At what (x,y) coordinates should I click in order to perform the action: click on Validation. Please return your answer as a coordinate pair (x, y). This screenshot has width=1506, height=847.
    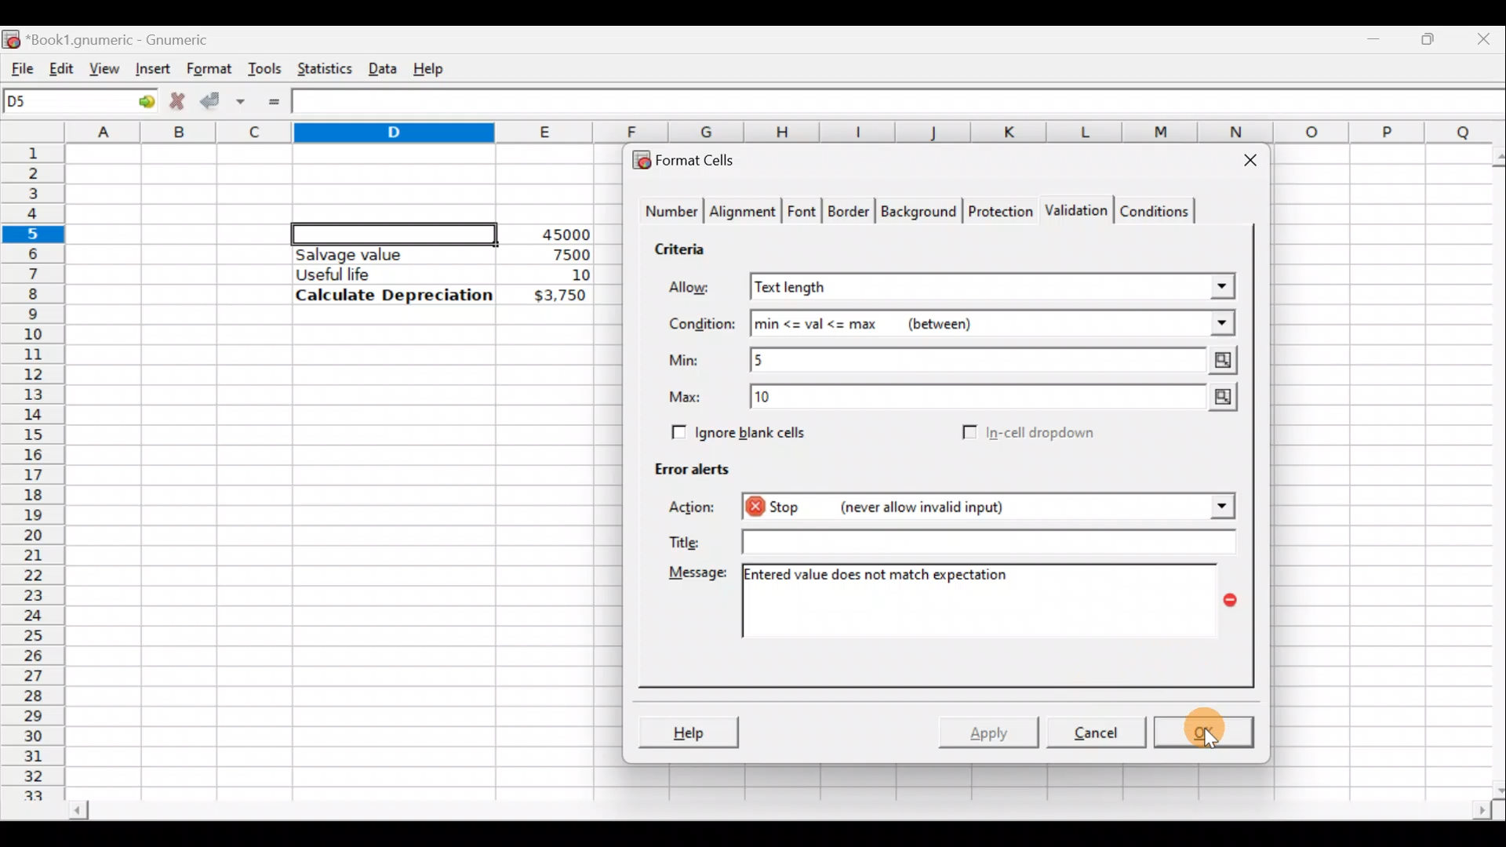
    Looking at the image, I should click on (1073, 212).